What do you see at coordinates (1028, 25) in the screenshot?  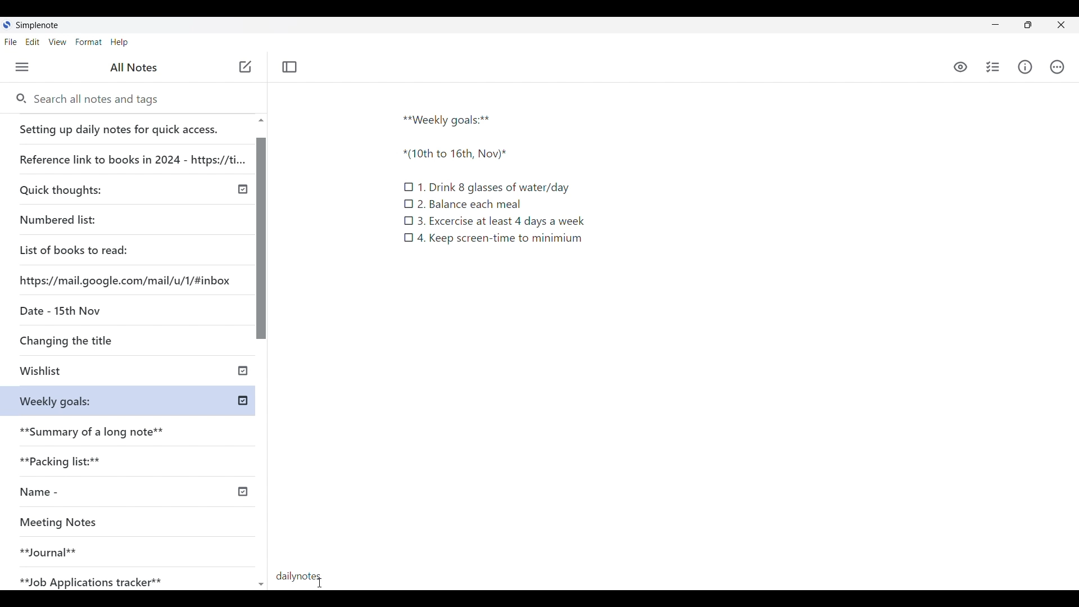 I see `toggle screen size` at bounding box center [1028, 25].